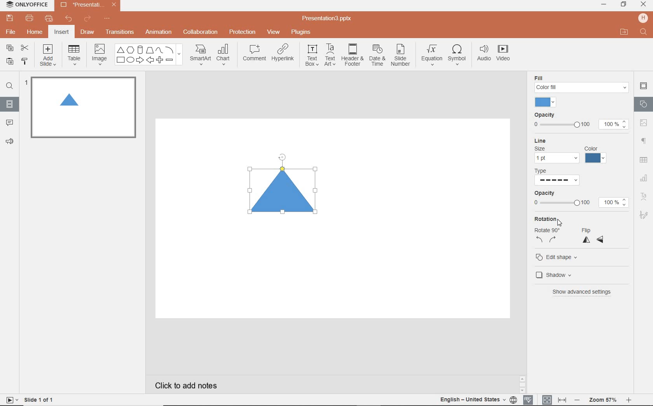 The image size is (653, 406). Describe the element at coordinates (401, 56) in the screenshot. I see `SLIDE NUMBER` at that location.